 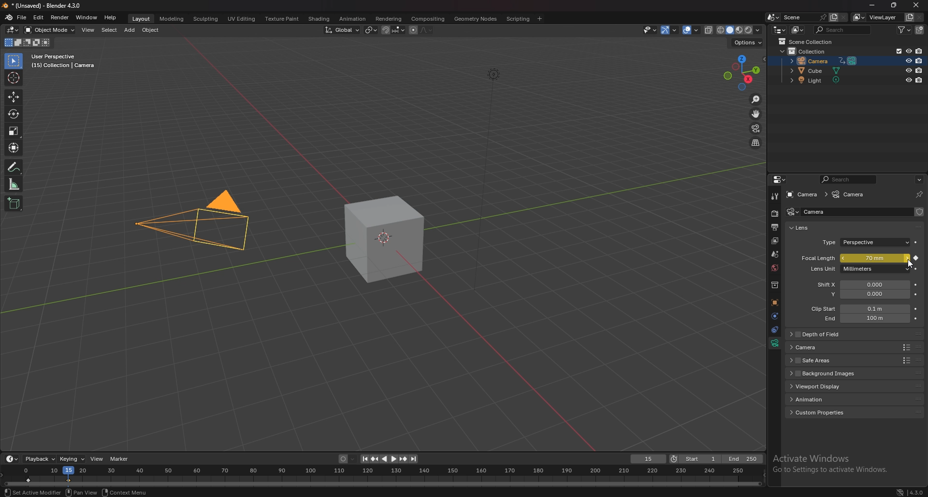 I want to click on rendering, so click(x=389, y=19).